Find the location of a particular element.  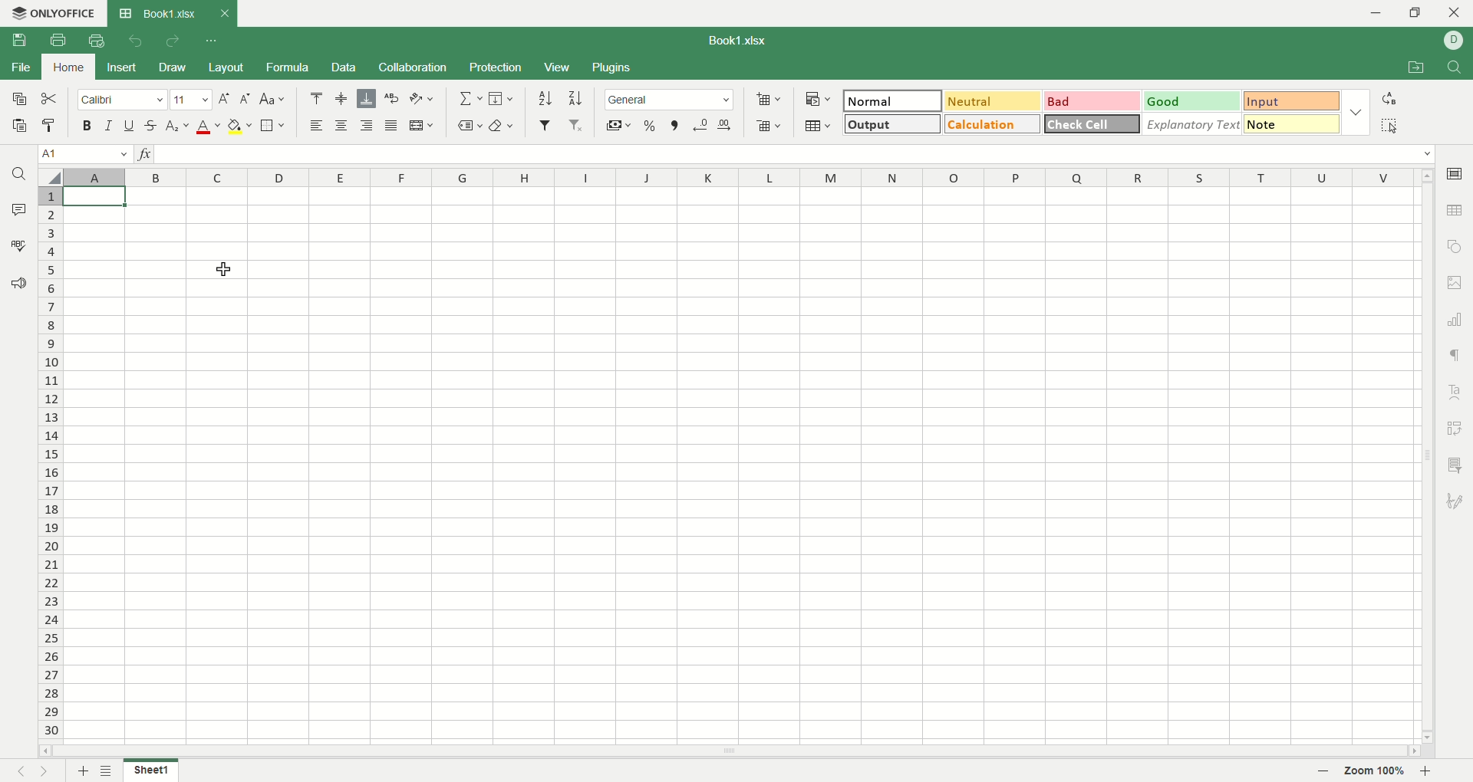

zoom factor is located at coordinates (1379, 771).